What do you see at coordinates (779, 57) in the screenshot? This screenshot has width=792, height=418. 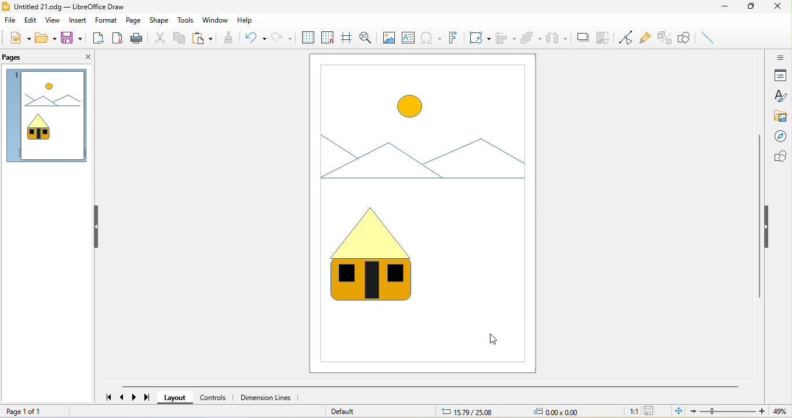 I see `open/ close sidebar` at bounding box center [779, 57].